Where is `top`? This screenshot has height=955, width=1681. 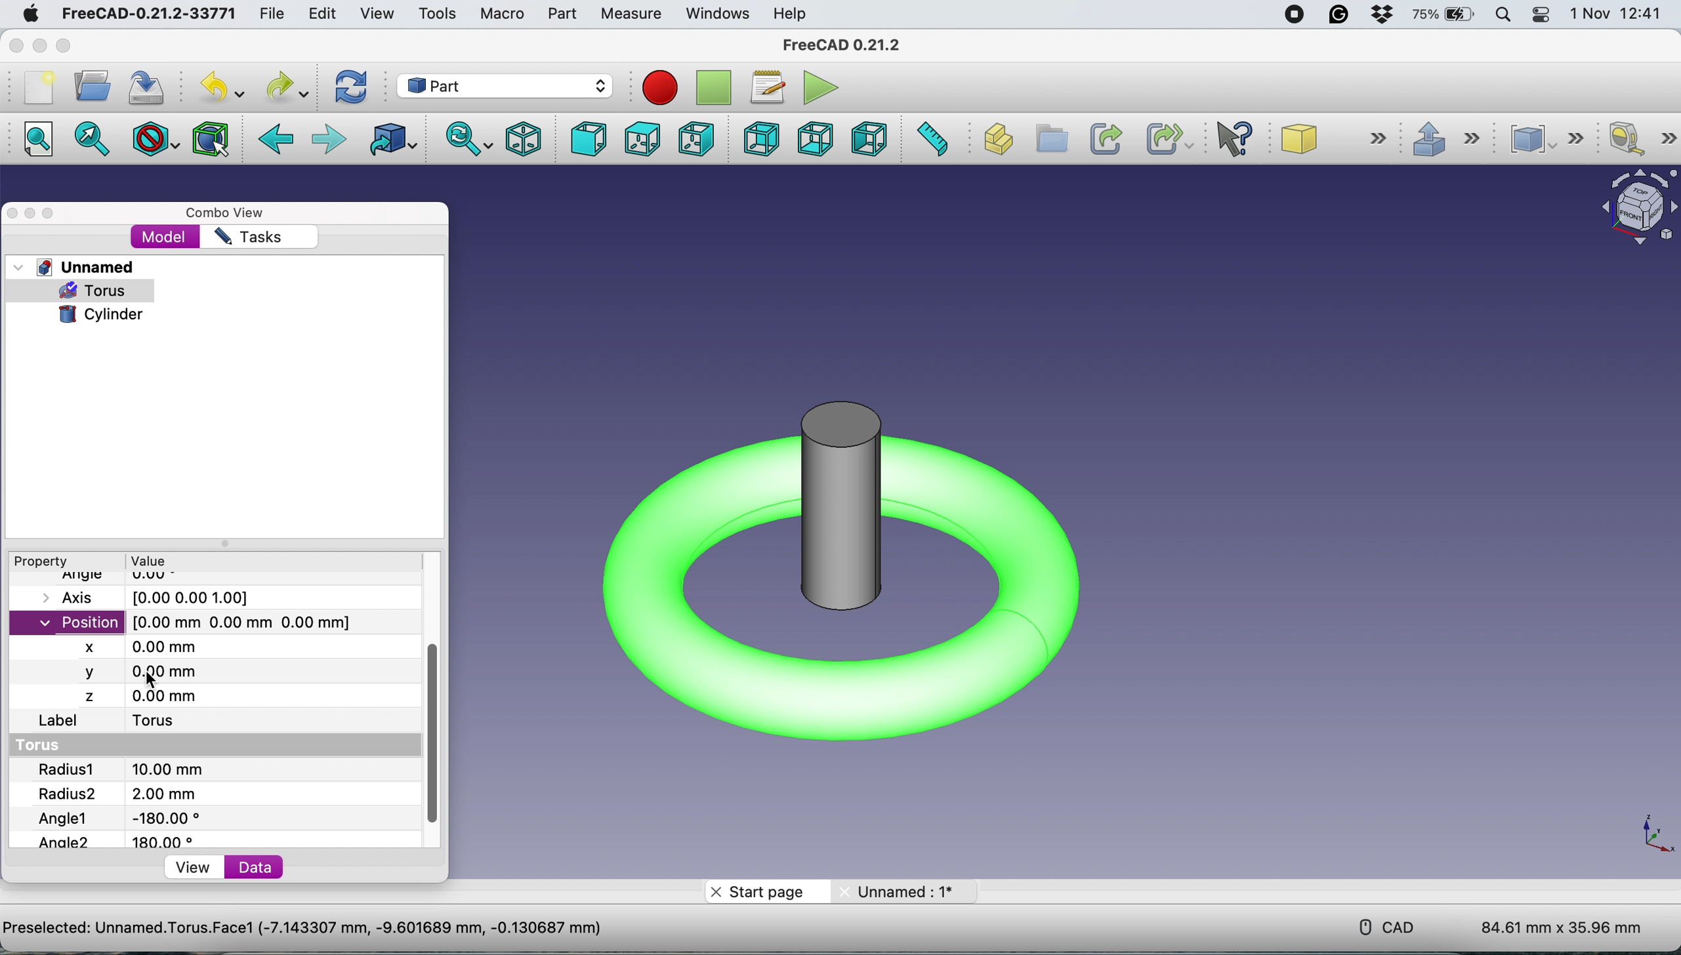
top is located at coordinates (642, 140).